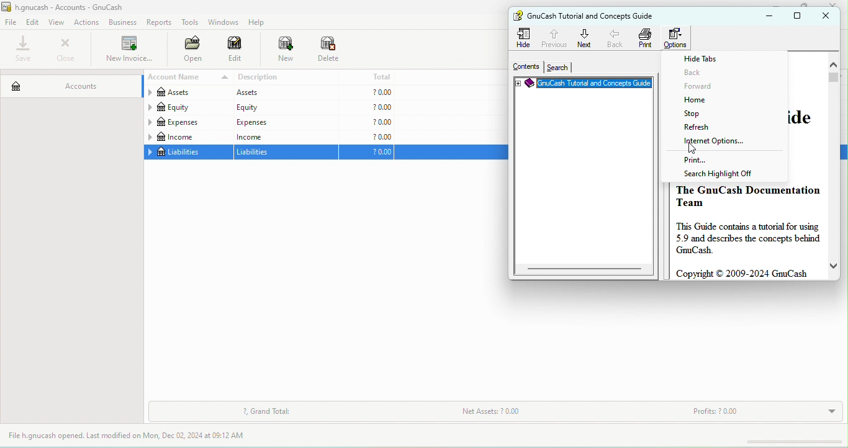  I want to click on file h.gnucash opened last modified on mon, dec 02,2024 at 09.12 am, so click(136, 436).